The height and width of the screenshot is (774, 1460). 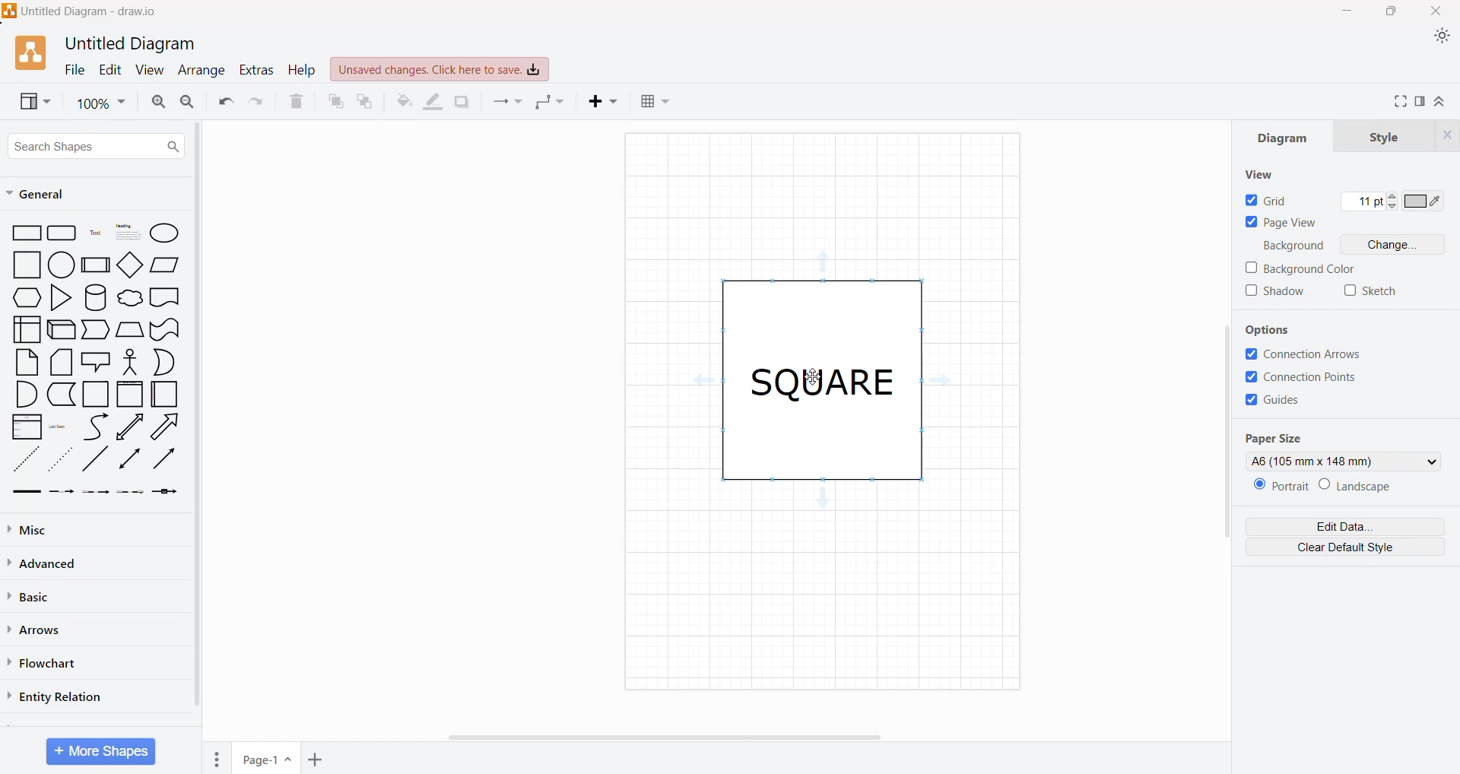 I want to click on Ellipse, so click(x=164, y=234).